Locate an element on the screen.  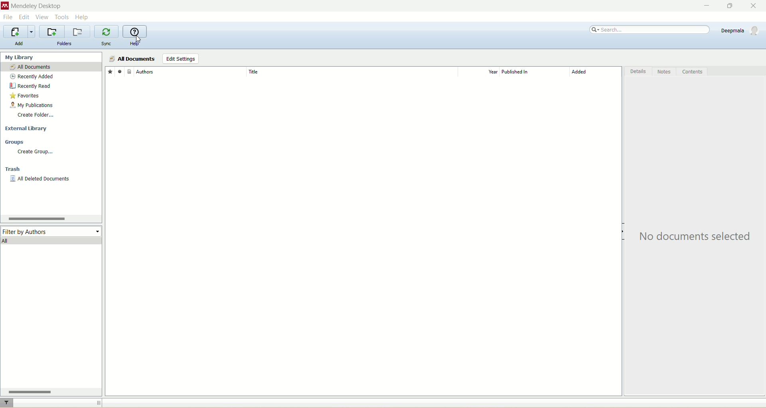
create a new folder is located at coordinates (51, 32).